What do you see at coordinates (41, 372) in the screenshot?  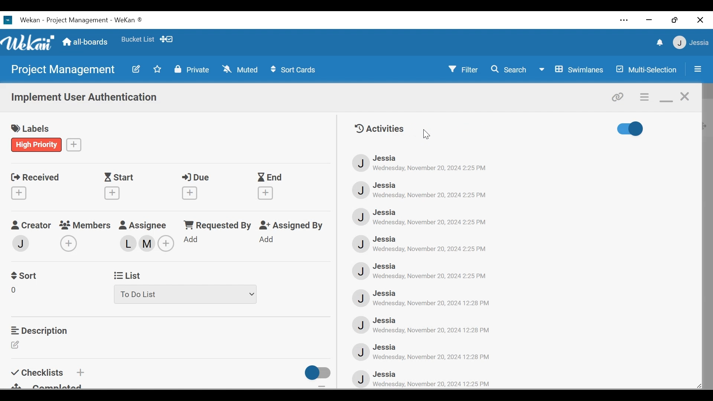 I see `Checklist` at bounding box center [41, 372].